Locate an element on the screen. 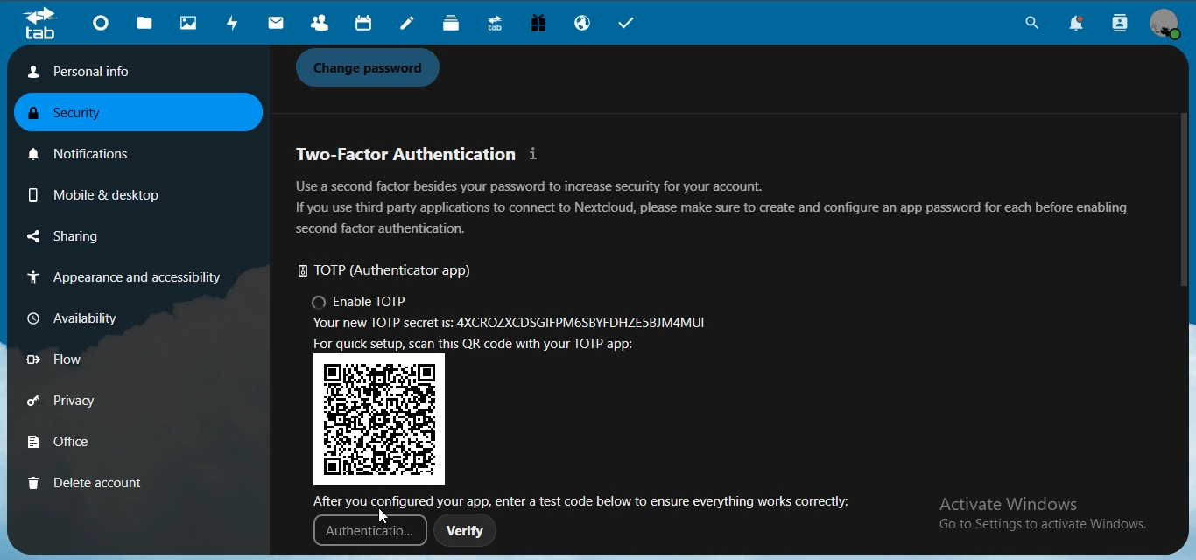  office is located at coordinates (85, 444).